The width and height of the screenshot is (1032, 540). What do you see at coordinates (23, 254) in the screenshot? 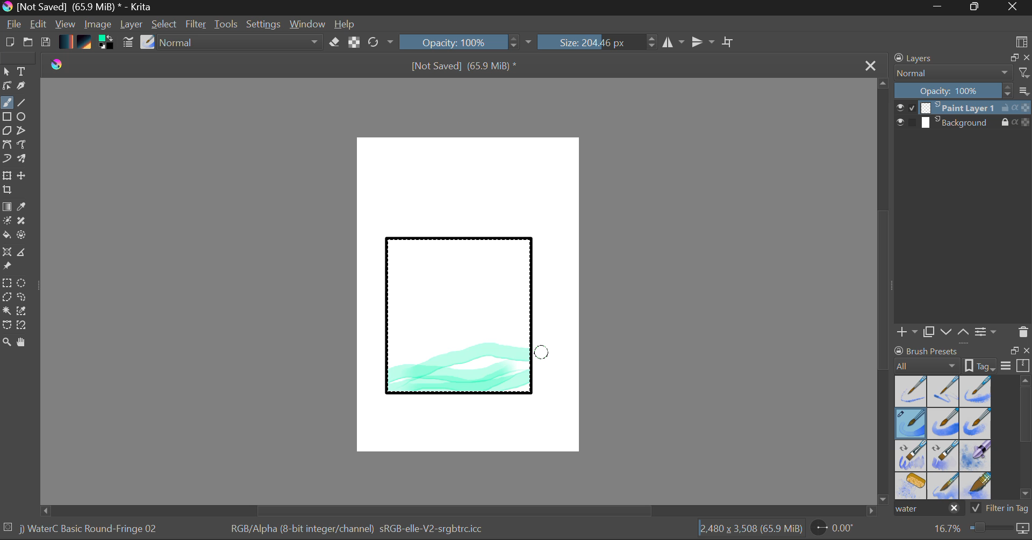
I see `Measurements` at bounding box center [23, 254].